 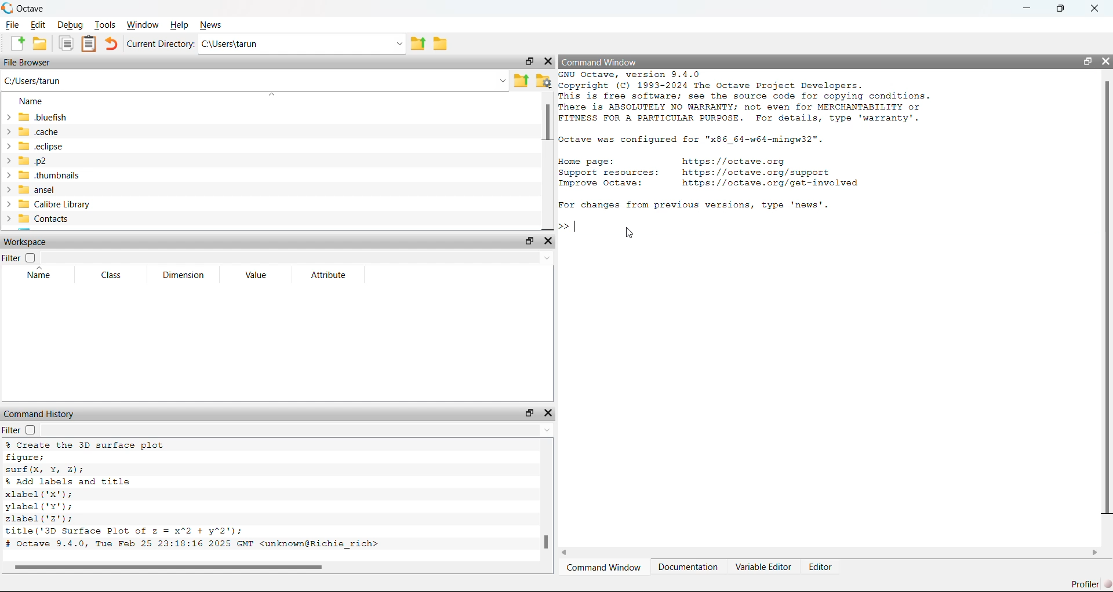 What do you see at coordinates (28, 62) in the screenshot?
I see `File Browser` at bounding box center [28, 62].